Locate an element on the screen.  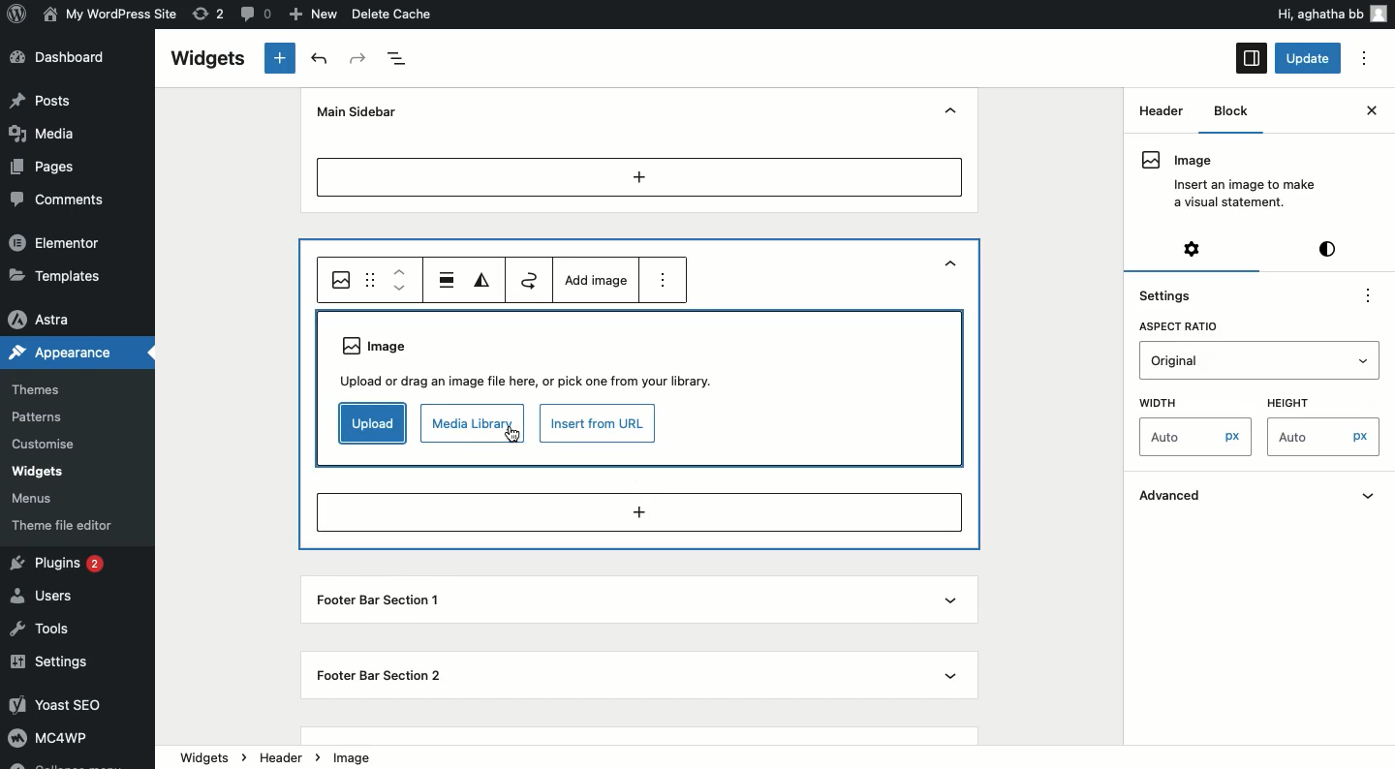
Hide is located at coordinates (950, 112).